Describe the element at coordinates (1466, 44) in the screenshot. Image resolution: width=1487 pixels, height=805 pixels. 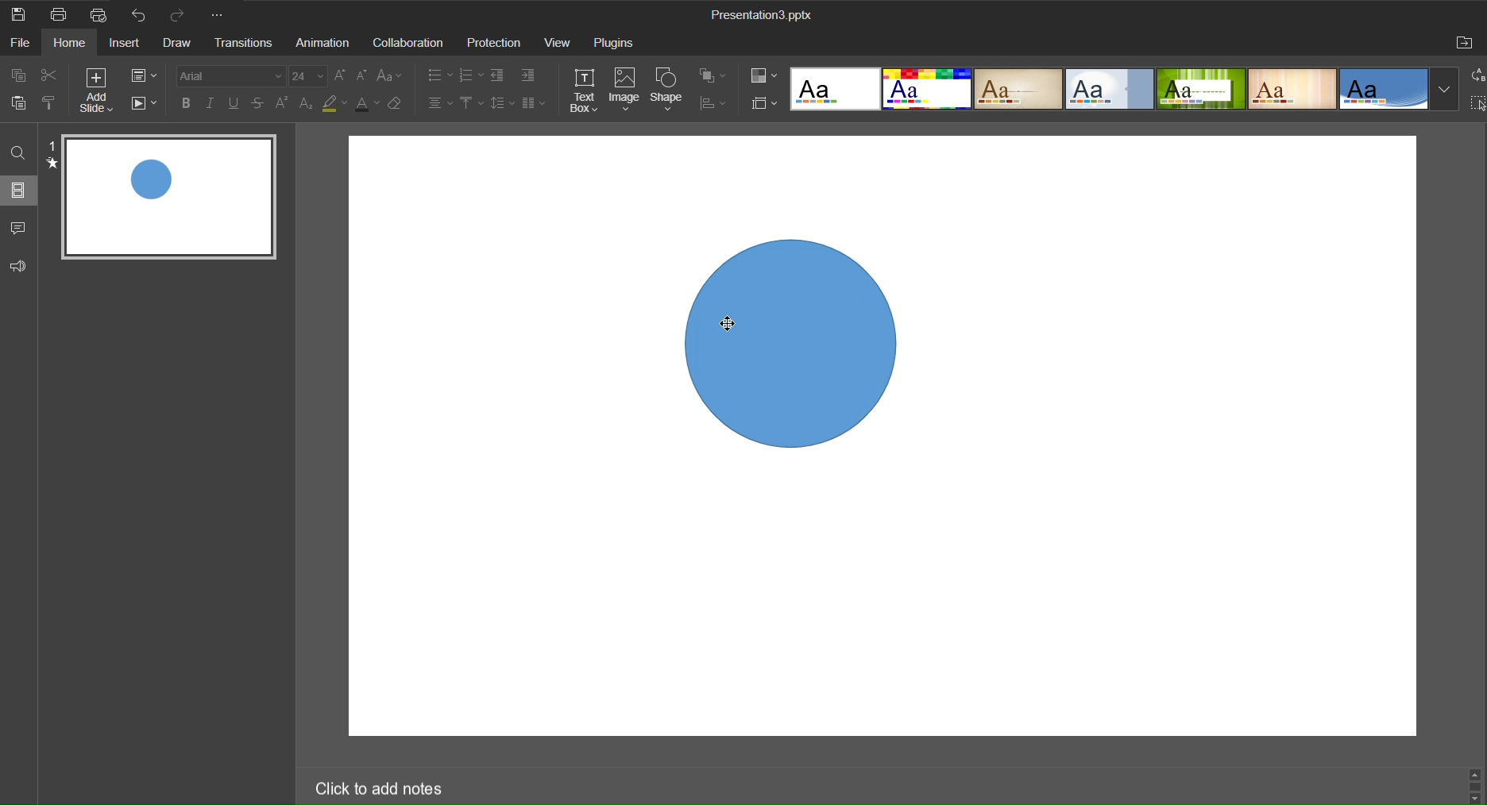
I see `Open File Location` at that location.